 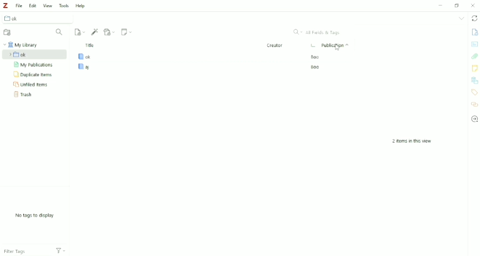 What do you see at coordinates (275, 45) in the screenshot?
I see `Creator` at bounding box center [275, 45].